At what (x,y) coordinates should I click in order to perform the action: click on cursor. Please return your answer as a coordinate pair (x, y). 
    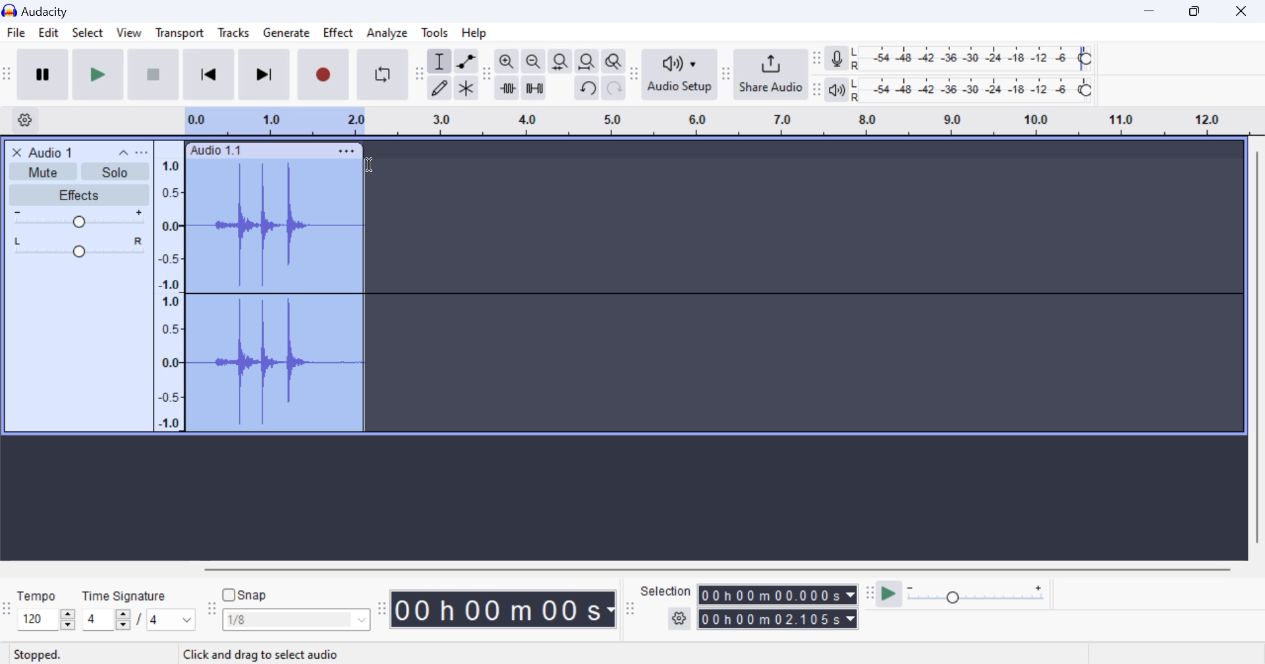
    Looking at the image, I should click on (368, 167).